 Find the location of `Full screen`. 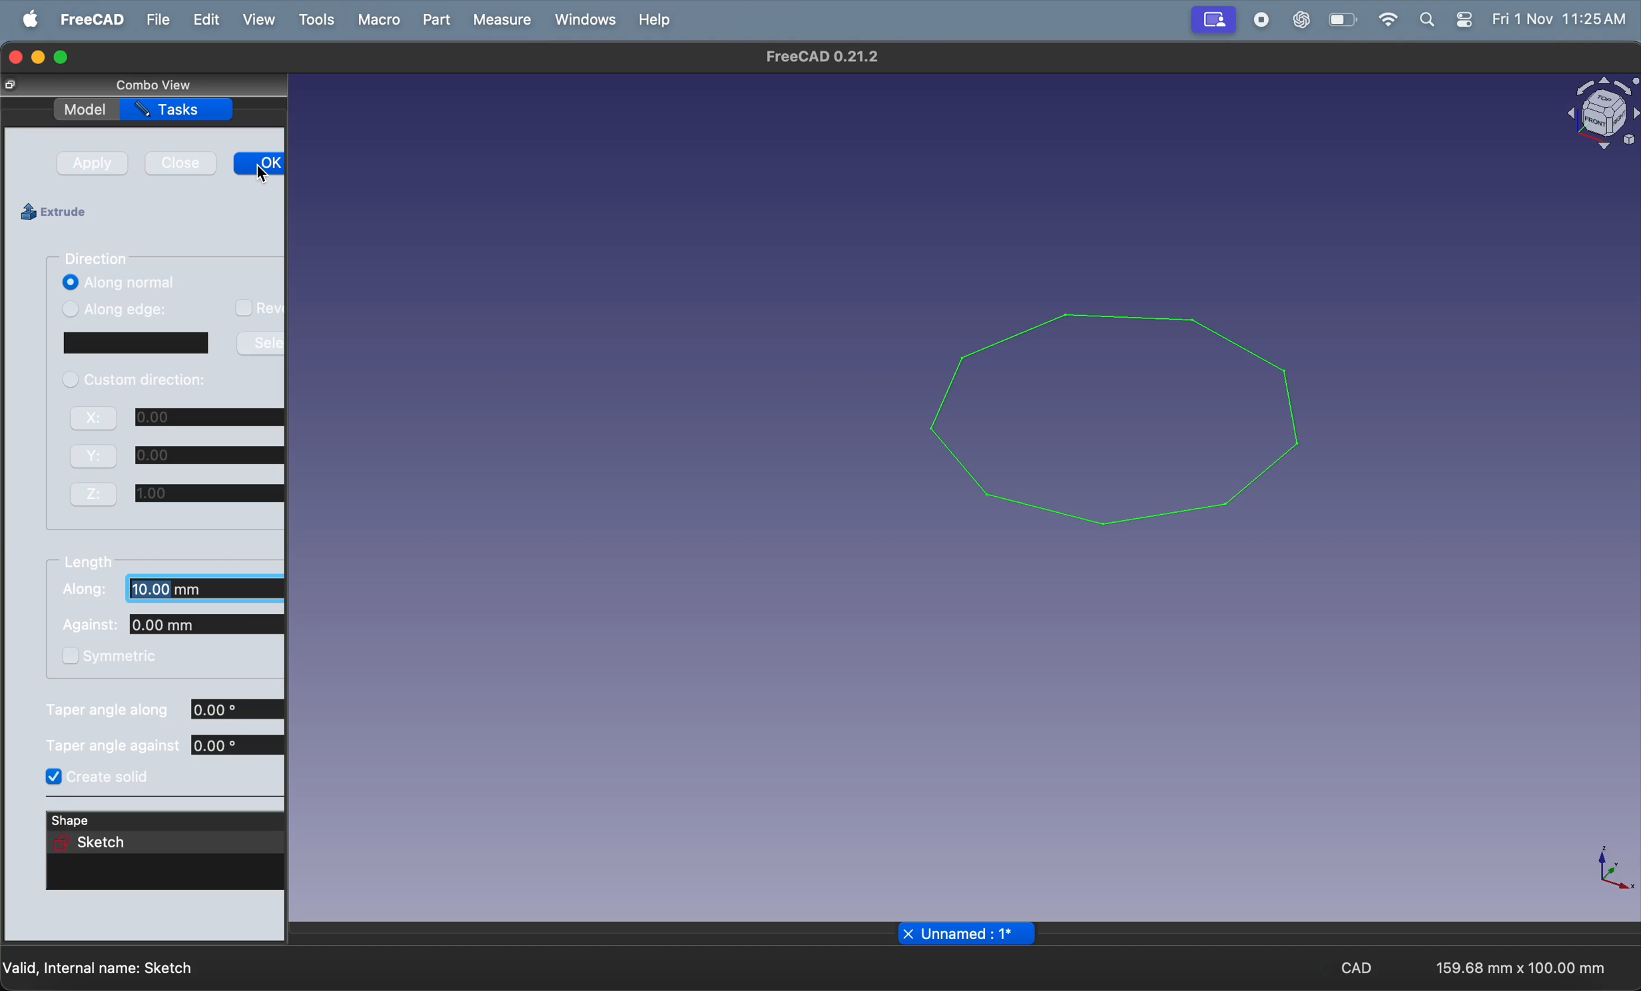

Full screen is located at coordinates (13, 85).